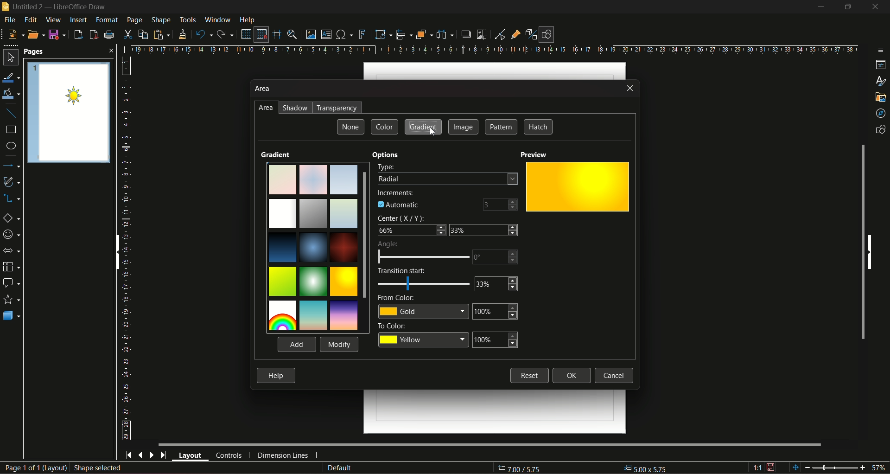 The image size is (890, 474). Describe the element at coordinates (577, 186) in the screenshot. I see `preview pane` at that location.